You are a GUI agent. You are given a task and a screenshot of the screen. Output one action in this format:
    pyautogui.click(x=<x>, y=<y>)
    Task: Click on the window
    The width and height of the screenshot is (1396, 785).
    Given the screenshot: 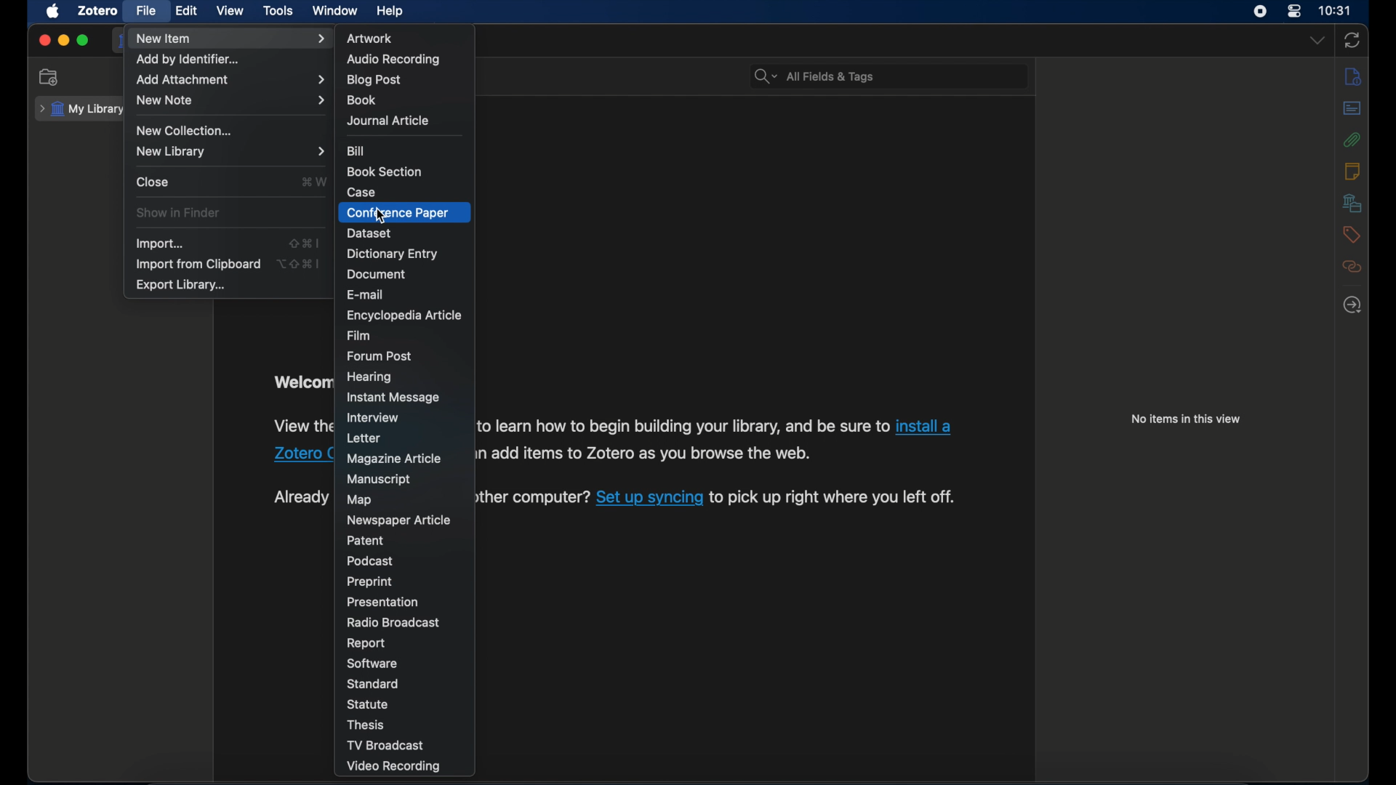 What is the action you would take?
    pyautogui.click(x=336, y=10)
    